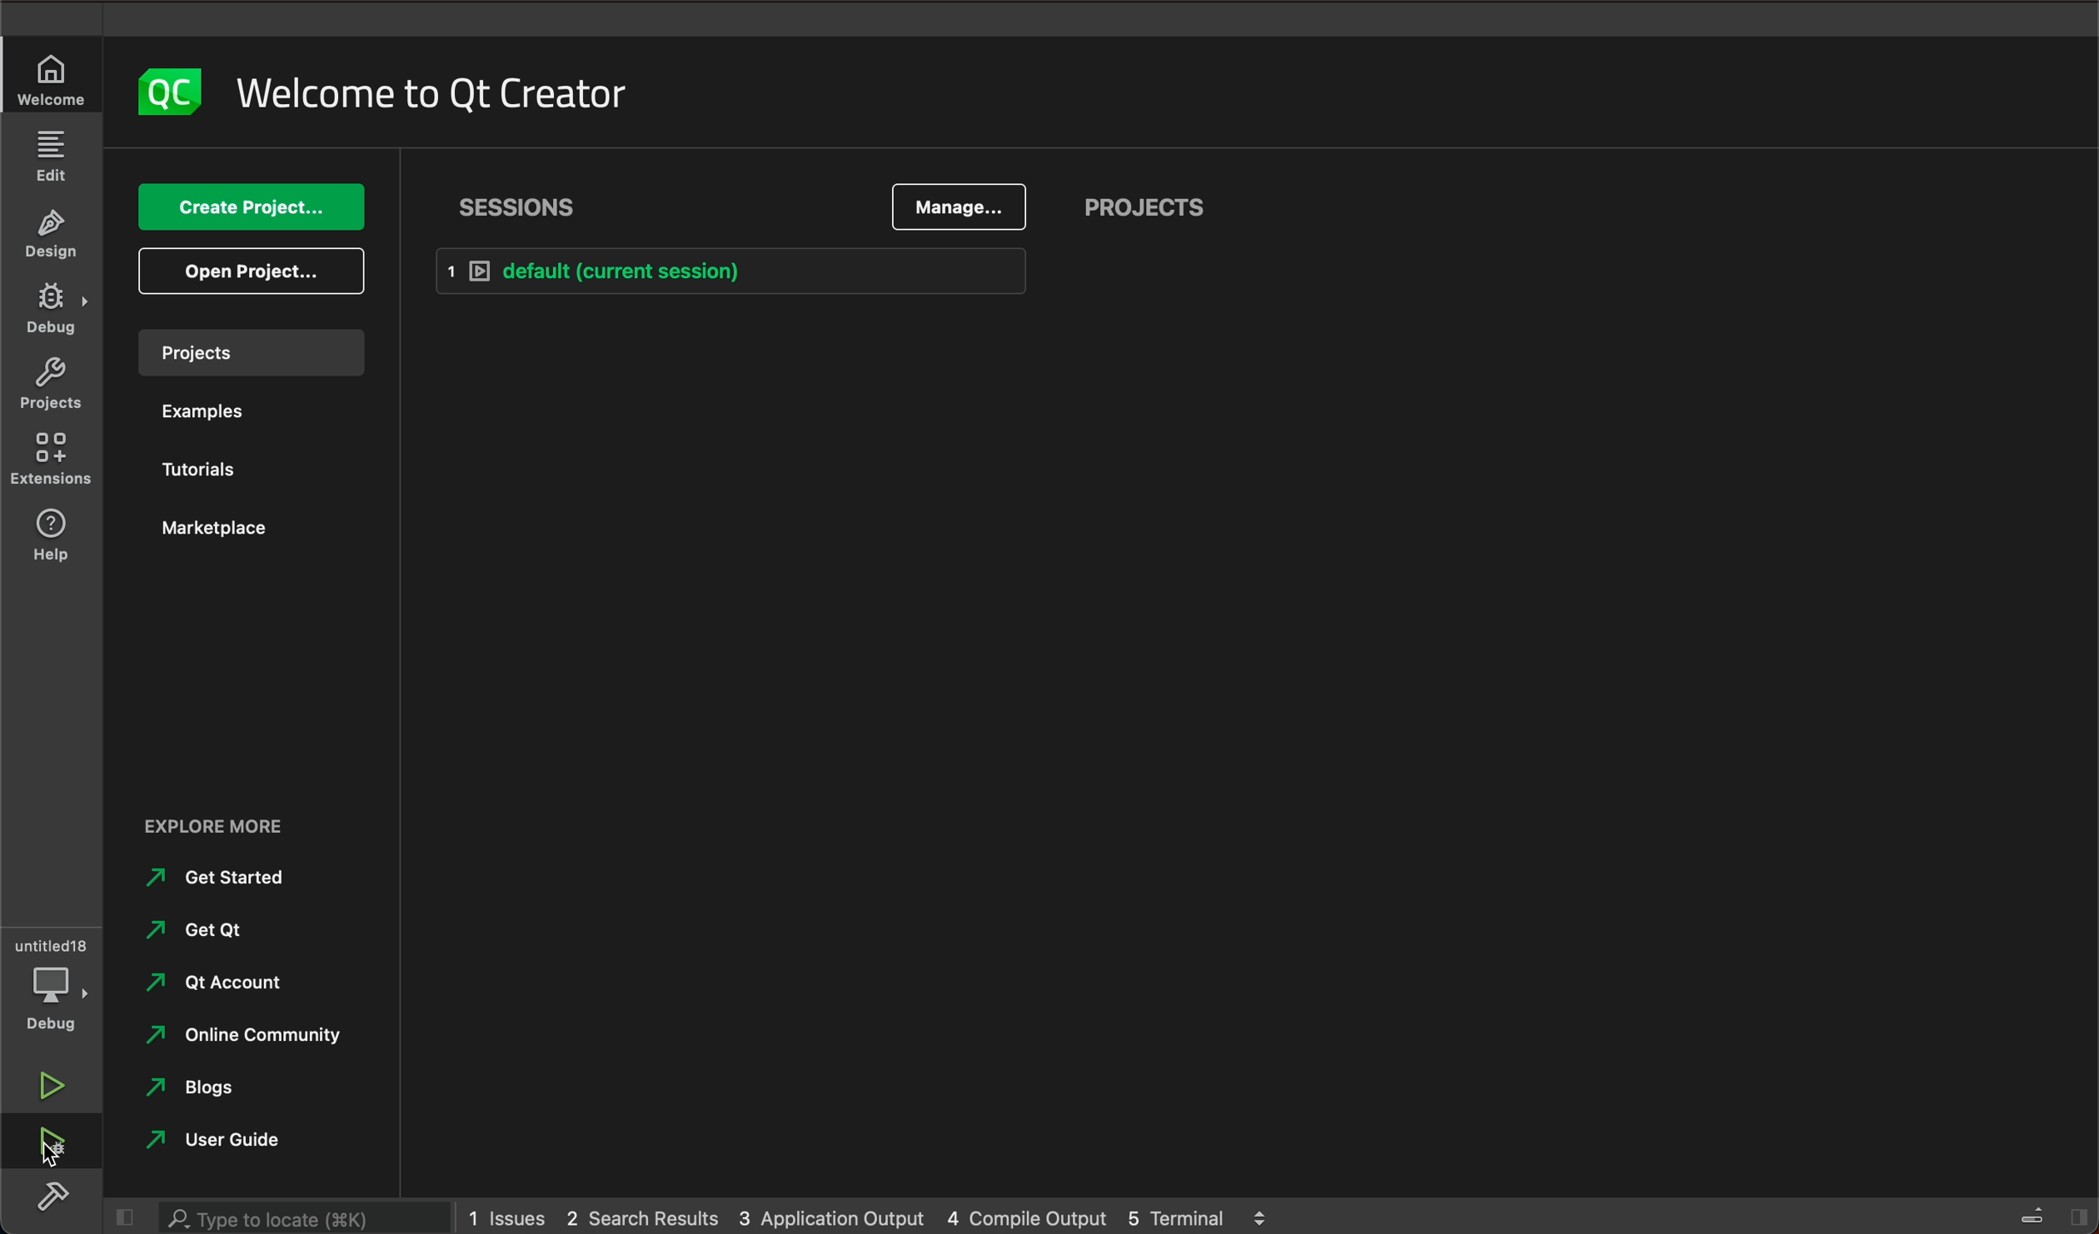  I want to click on Qt Account, so click(226, 985).